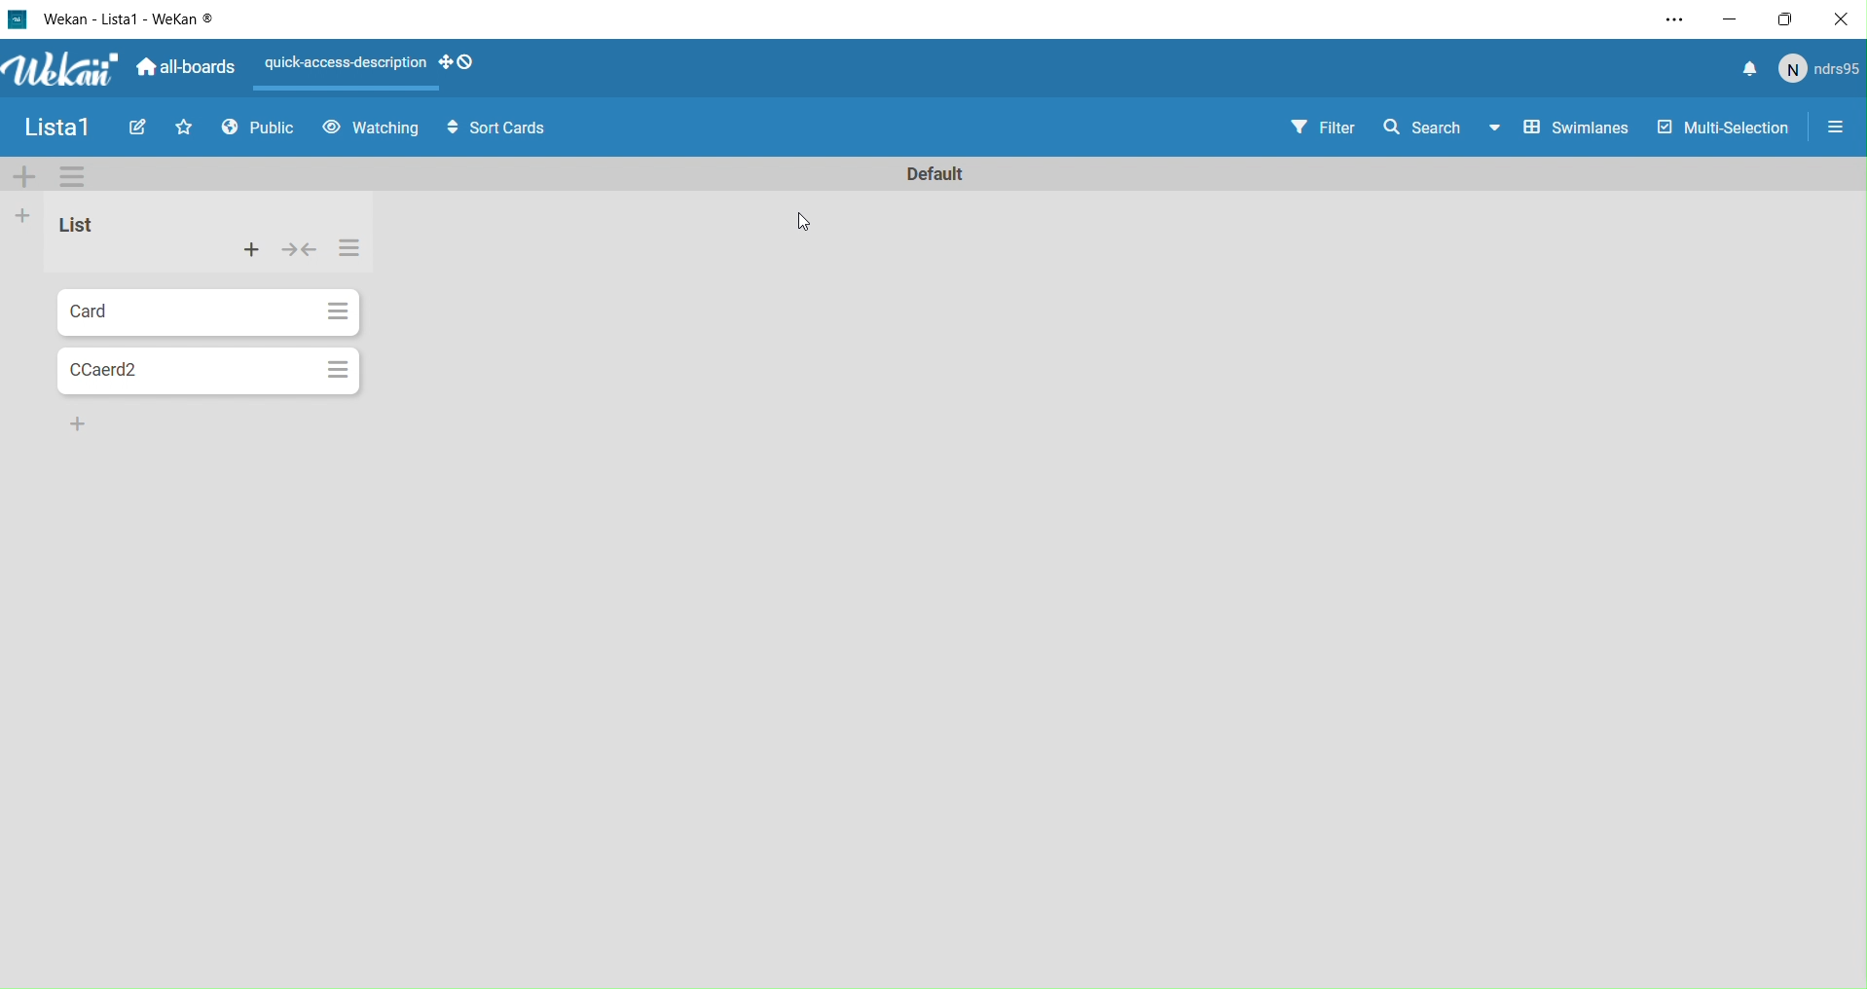  Describe the element at coordinates (305, 252) in the screenshot. I see `collapse` at that location.